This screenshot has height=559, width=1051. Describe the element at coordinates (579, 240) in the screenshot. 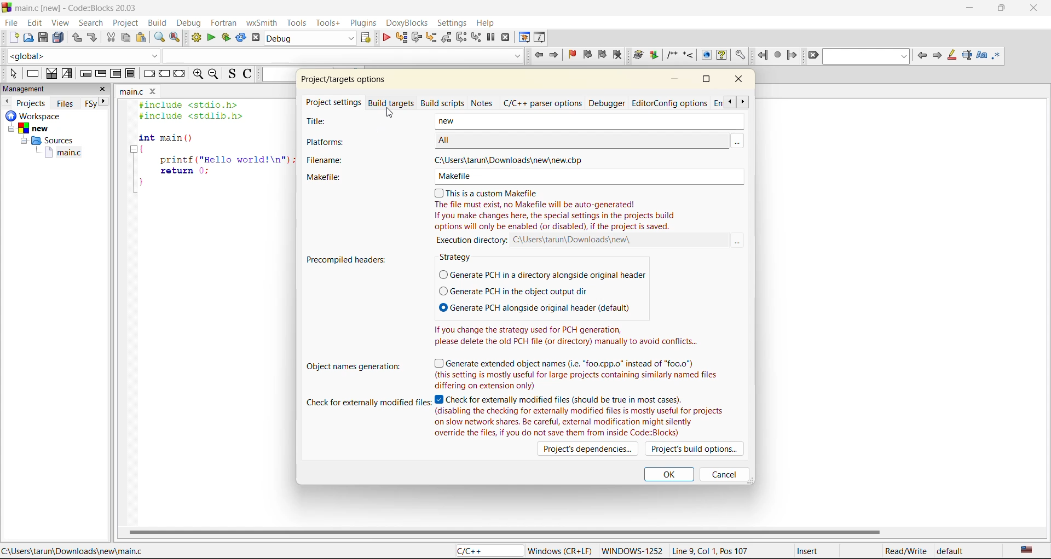

I see `C\Users\tarun\Downloads\new\` at that location.